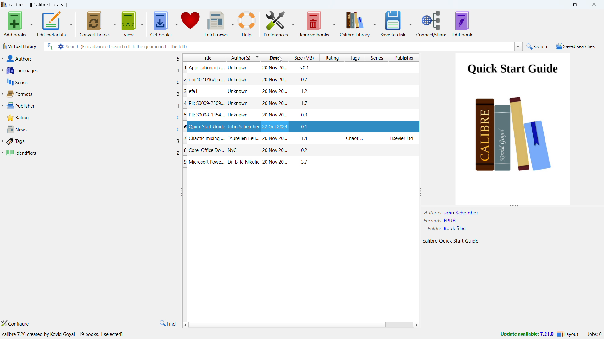 Image resolution: width=604 pixels, height=339 pixels. Describe the element at coordinates (307, 139) in the screenshot. I see `1.4` at that location.